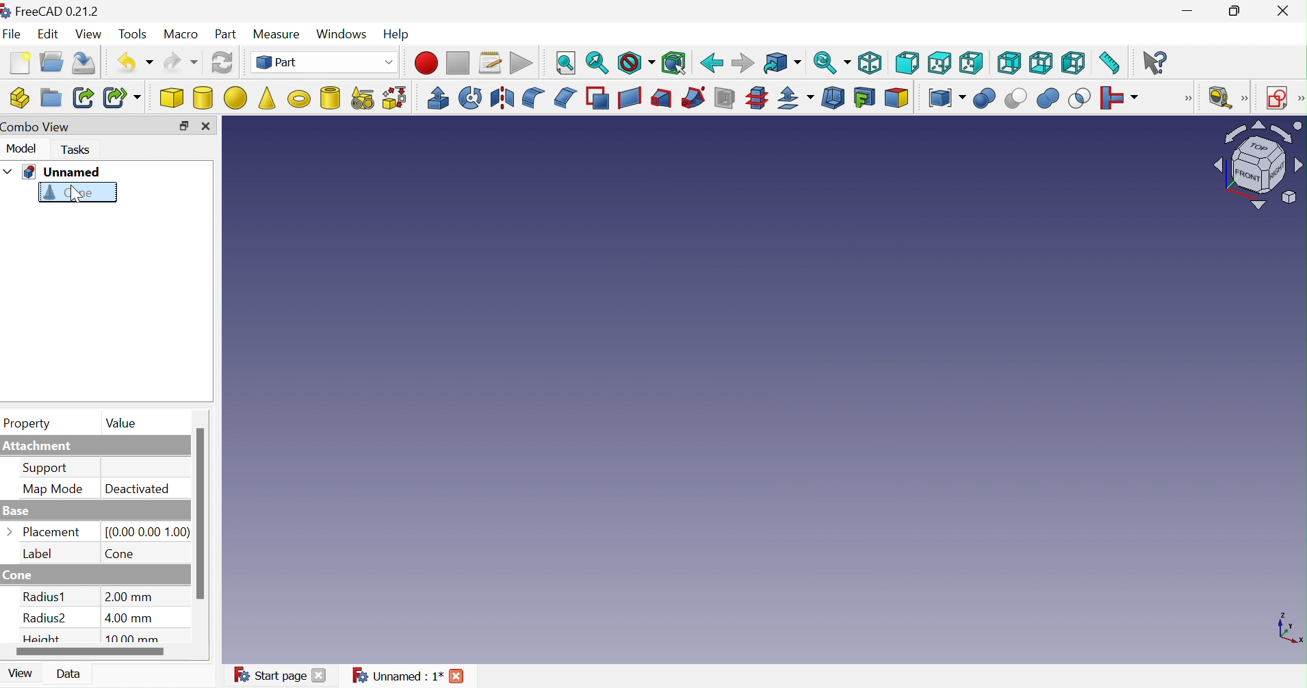 The height and width of the screenshot is (688, 1307). I want to click on Start page, so click(269, 675).